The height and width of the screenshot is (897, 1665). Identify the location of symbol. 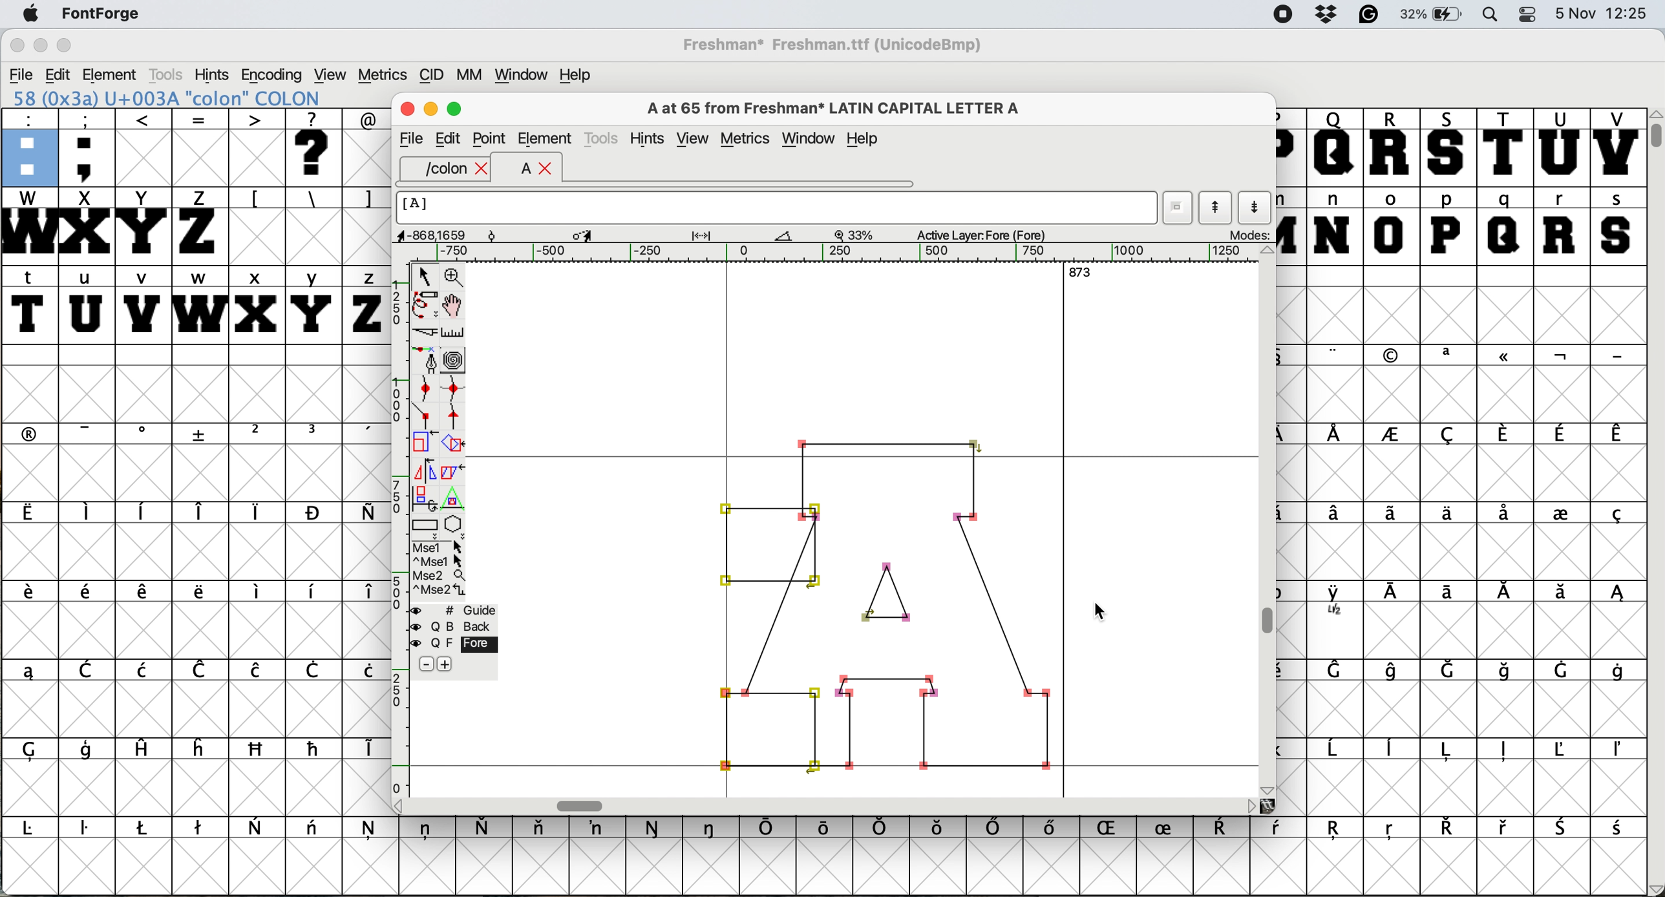
(365, 513).